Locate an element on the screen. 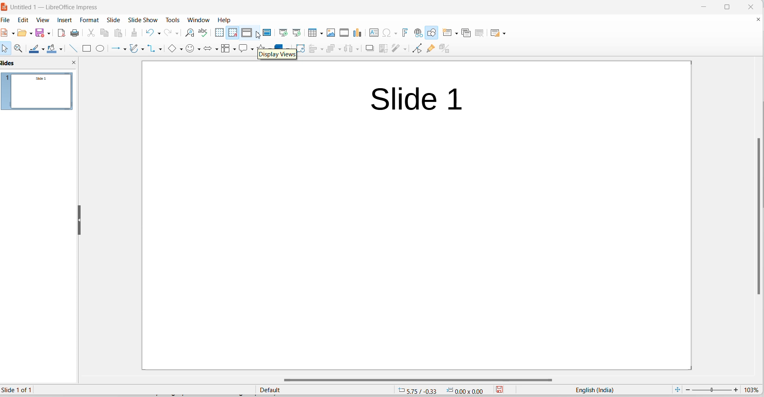  flowcharts is located at coordinates (225, 50).